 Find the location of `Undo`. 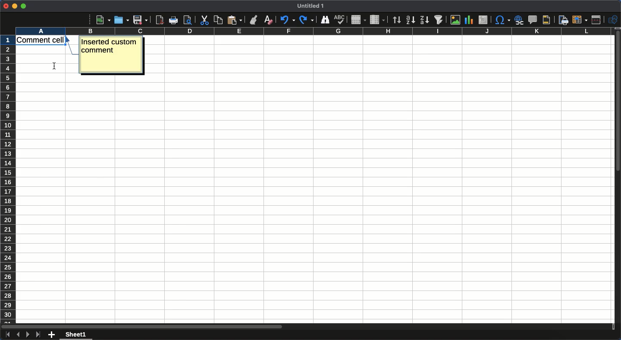

Undo is located at coordinates (287, 20).